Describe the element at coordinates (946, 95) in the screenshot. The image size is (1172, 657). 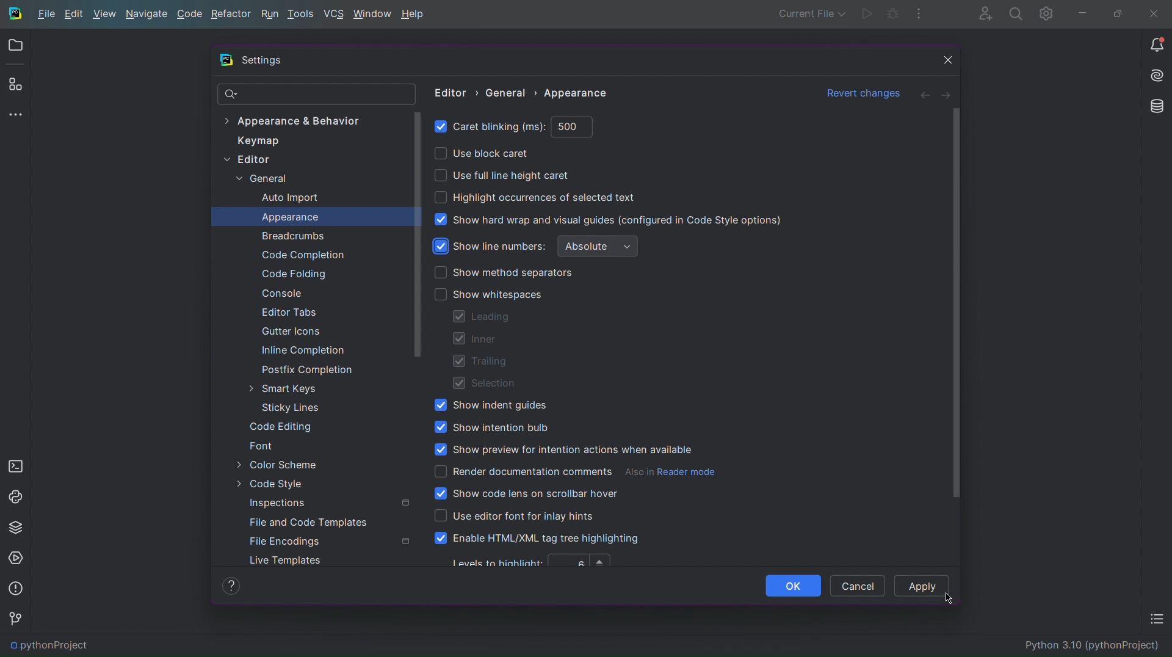
I see `Next` at that location.